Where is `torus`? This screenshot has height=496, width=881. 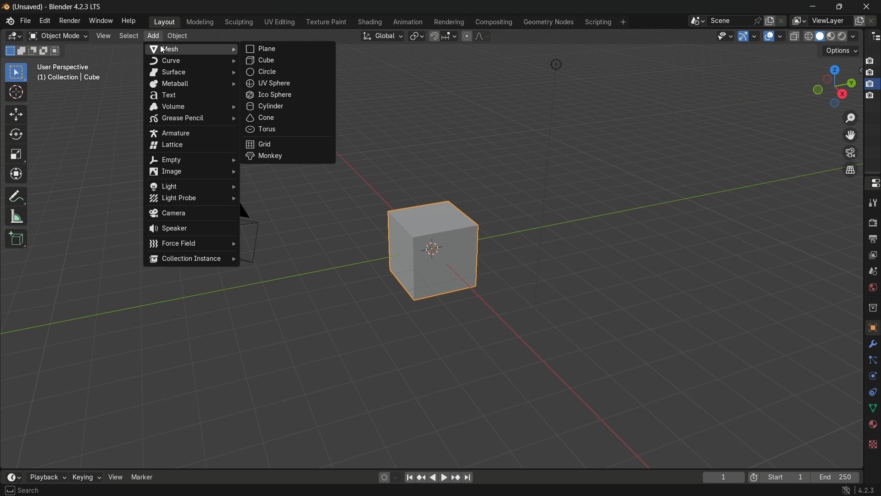 torus is located at coordinates (288, 130).